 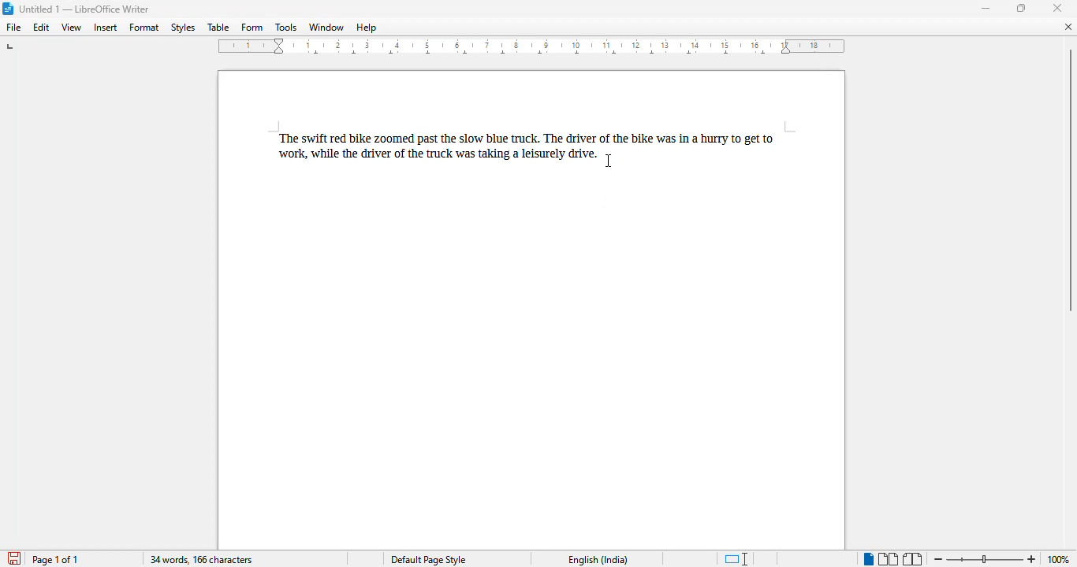 What do you see at coordinates (1057, 8) in the screenshot?
I see `close` at bounding box center [1057, 8].